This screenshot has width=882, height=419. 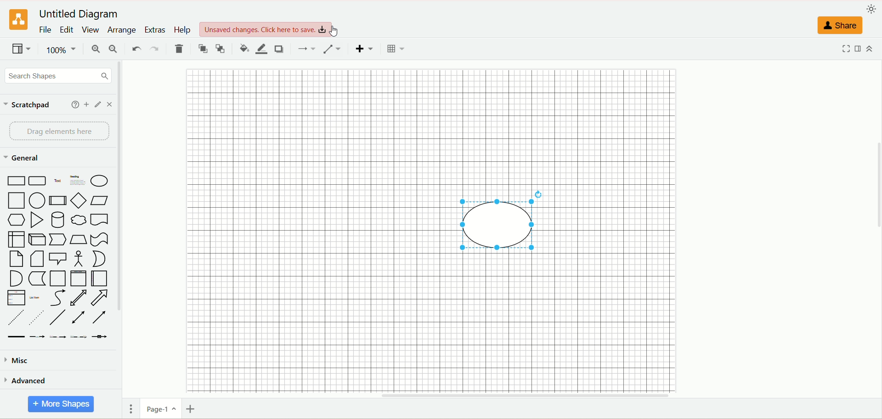 I want to click on edit, so click(x=68, y=30).